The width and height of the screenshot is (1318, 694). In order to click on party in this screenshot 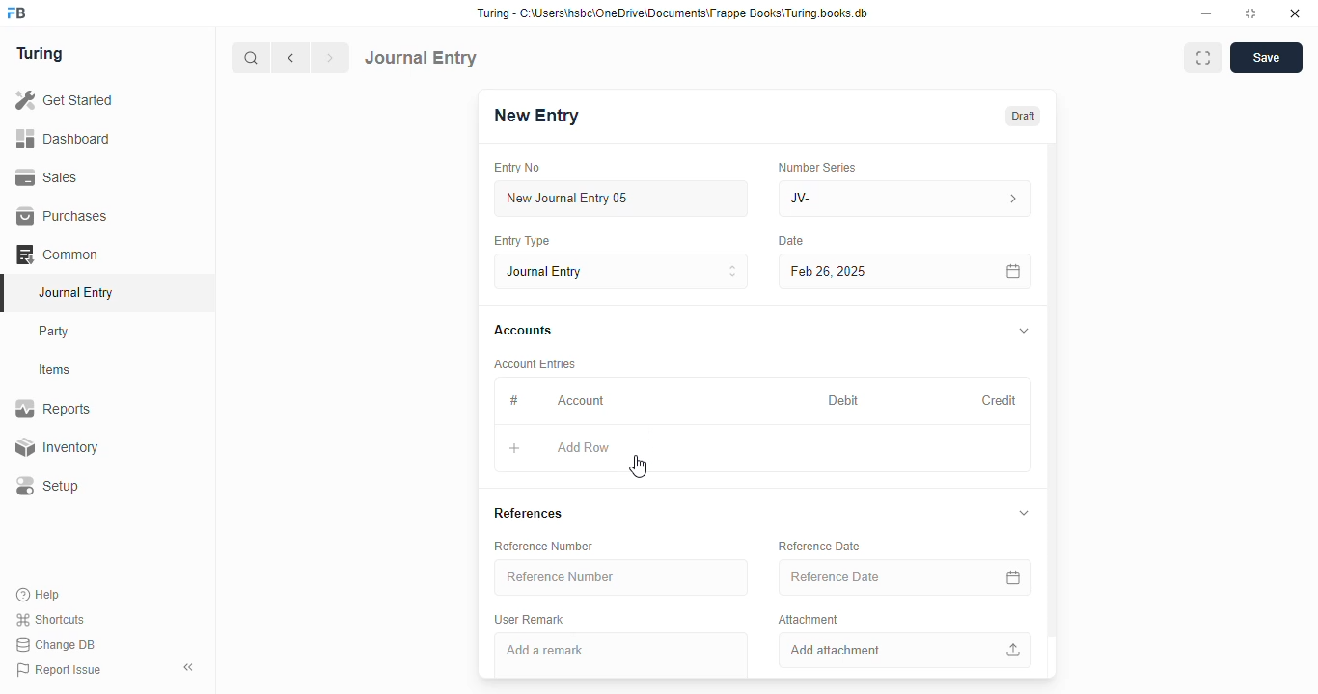, I will do `click(56, 332)`.